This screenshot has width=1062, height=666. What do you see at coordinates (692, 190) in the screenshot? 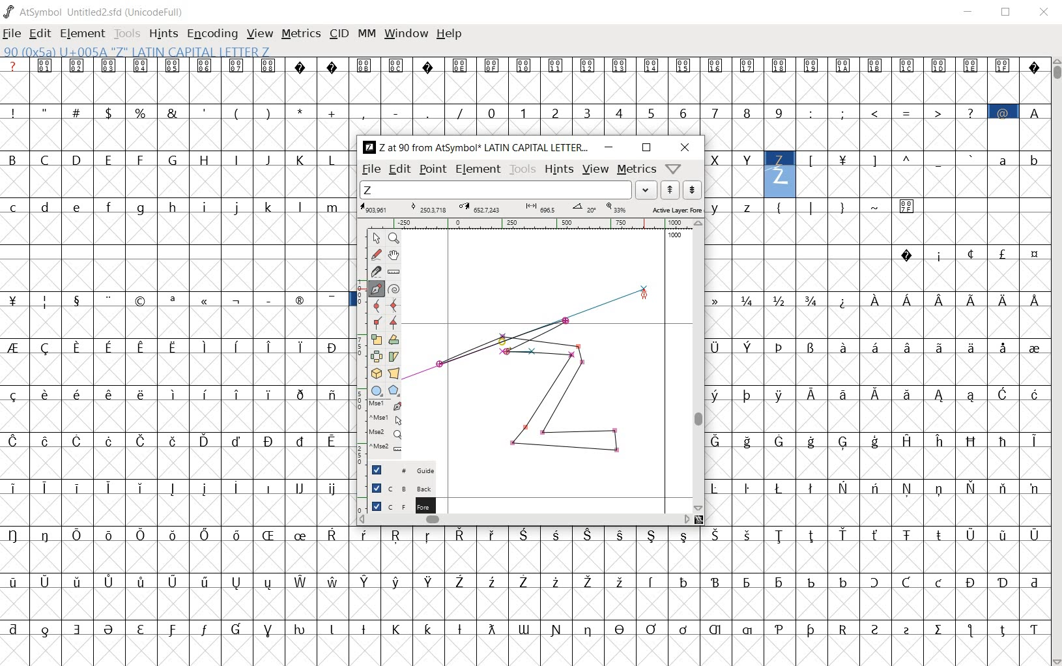
I see `show the previous word on the list` at bounding box center [692, 190].